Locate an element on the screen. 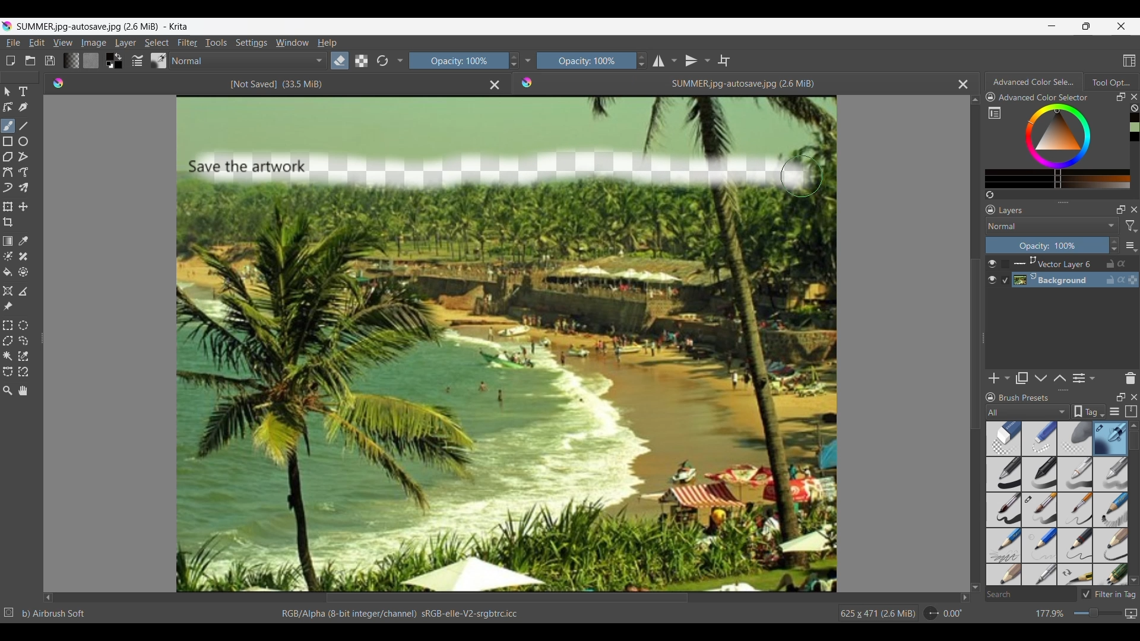  Select shapes tool is located at coordinates (7, 92).